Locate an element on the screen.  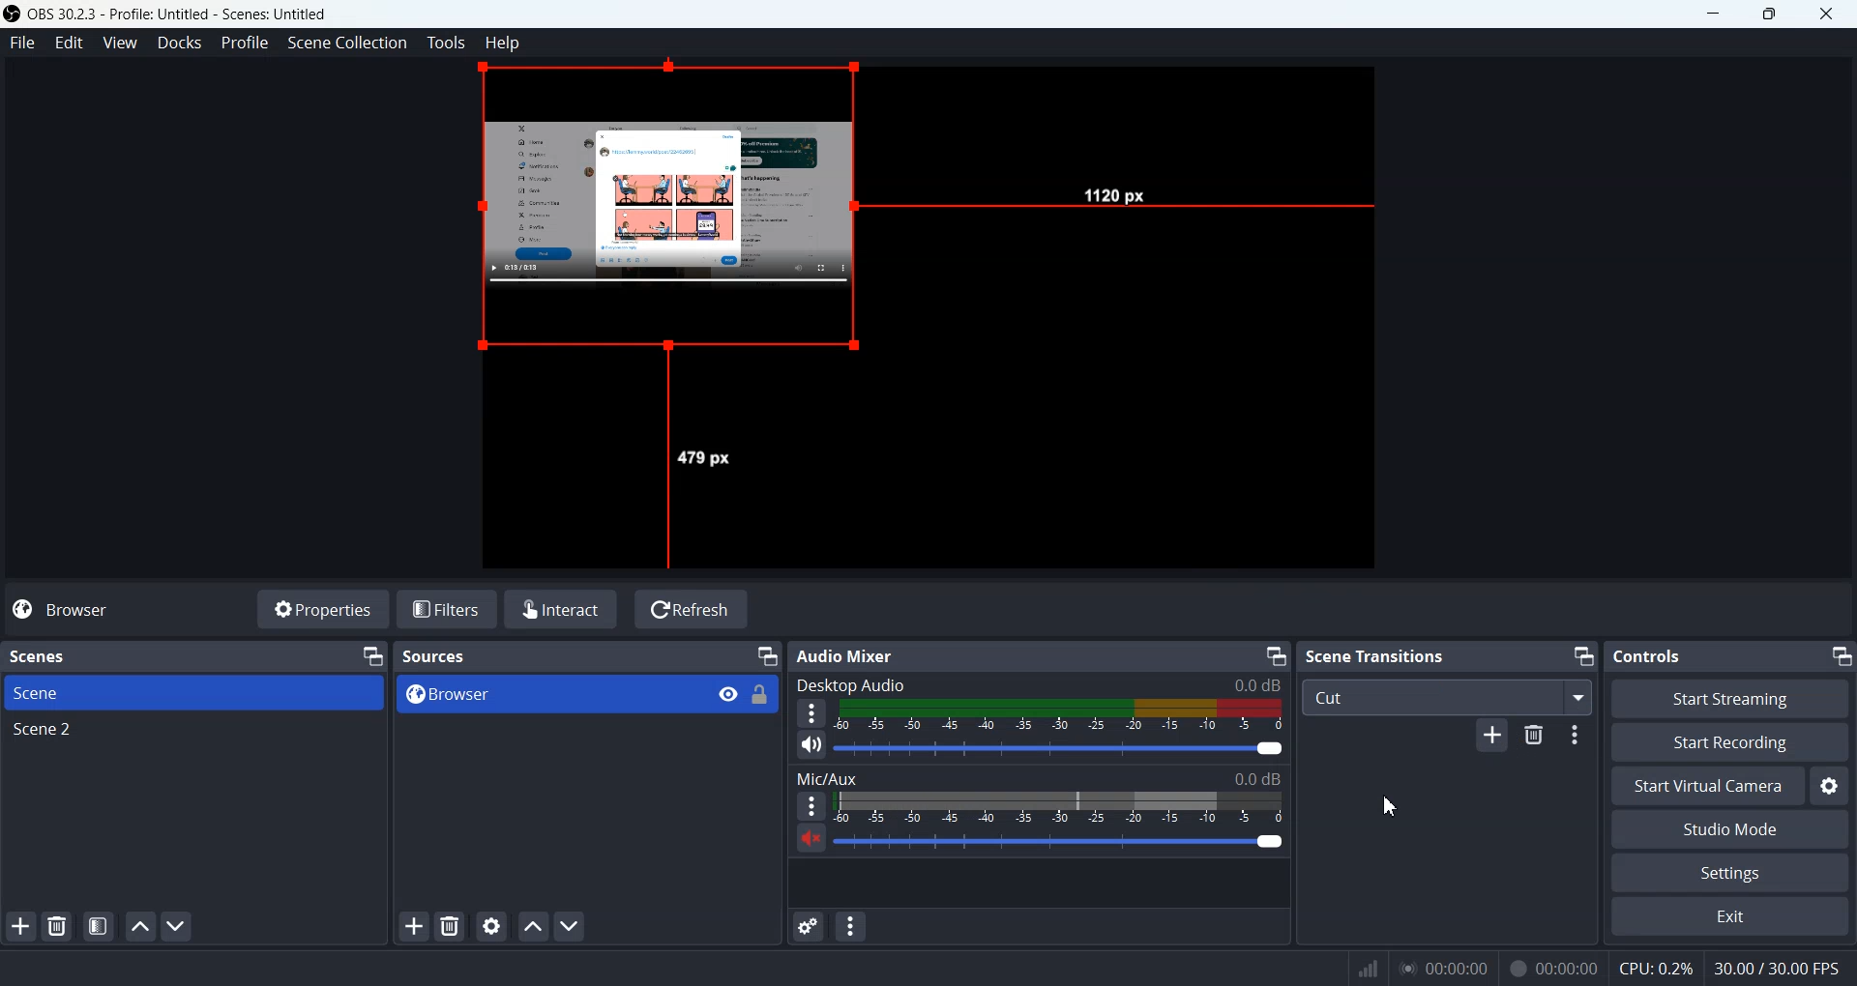
Add source is located at coordinates (411, 926).